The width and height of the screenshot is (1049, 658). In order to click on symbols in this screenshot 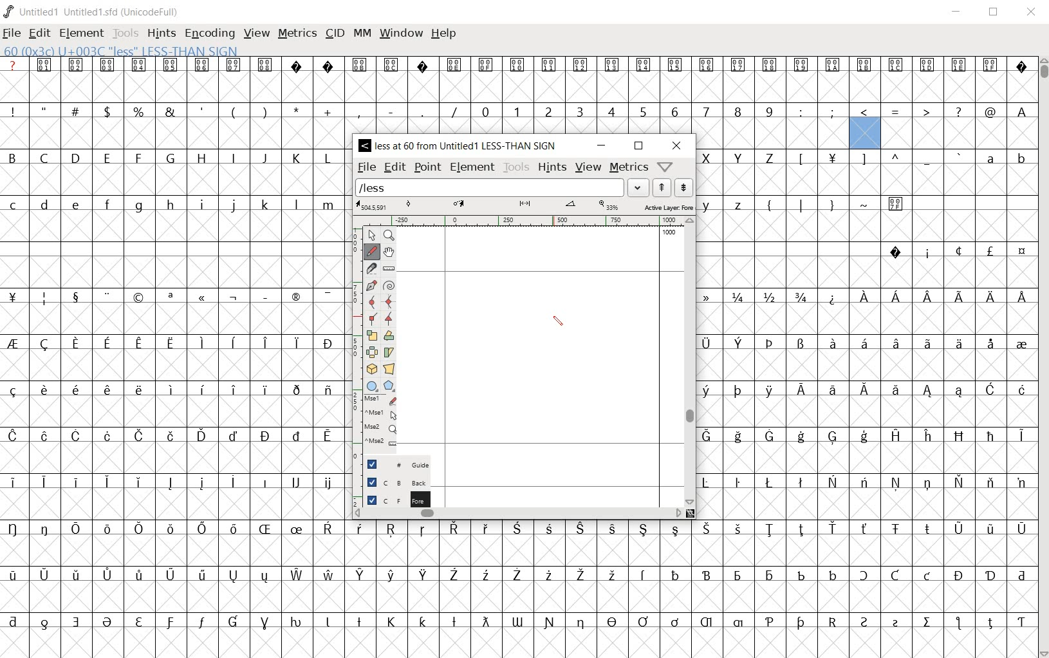, I will do `click(949, 250)`.